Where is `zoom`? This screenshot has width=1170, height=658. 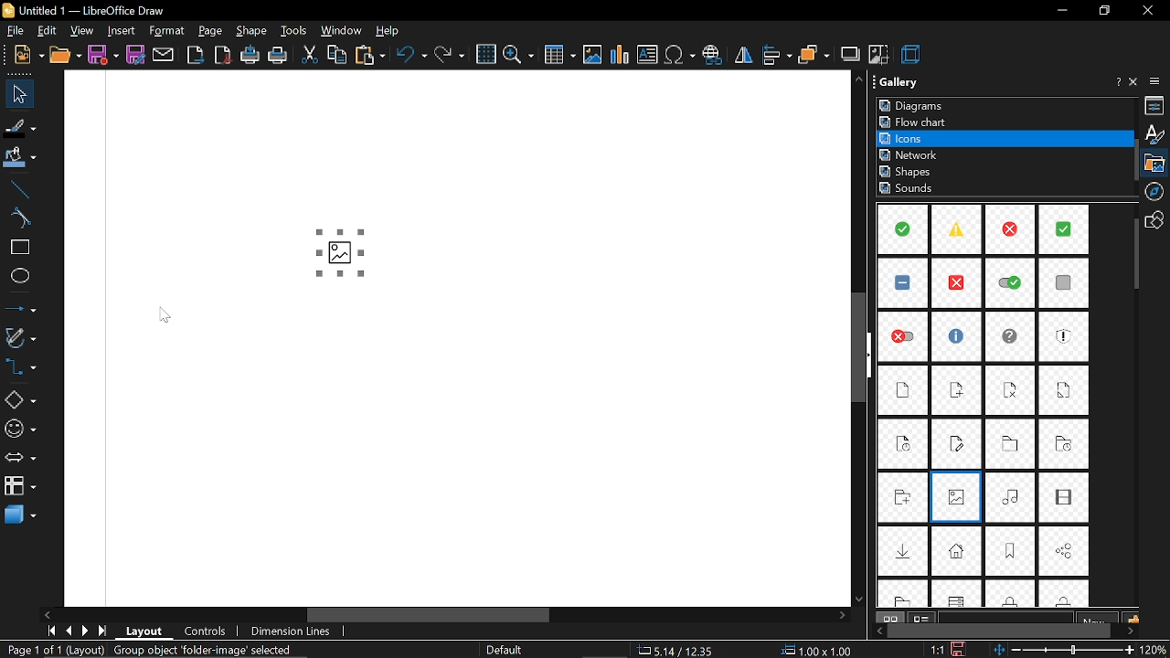
zoom is located at coordinates (518, 56).